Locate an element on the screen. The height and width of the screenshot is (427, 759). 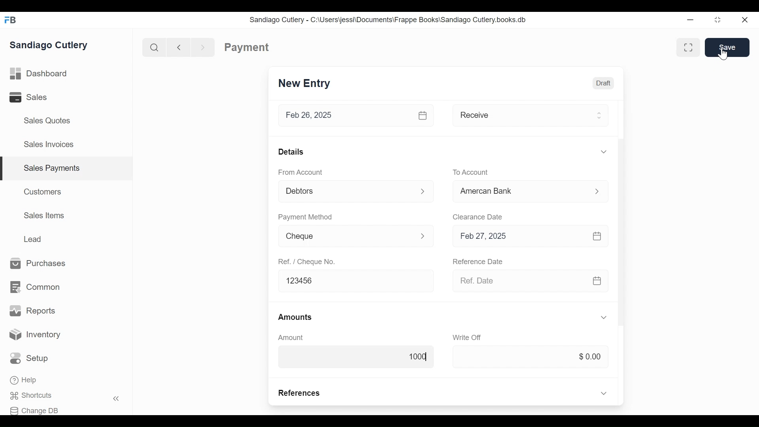
Dashboard is located at coordinates (39, 74).